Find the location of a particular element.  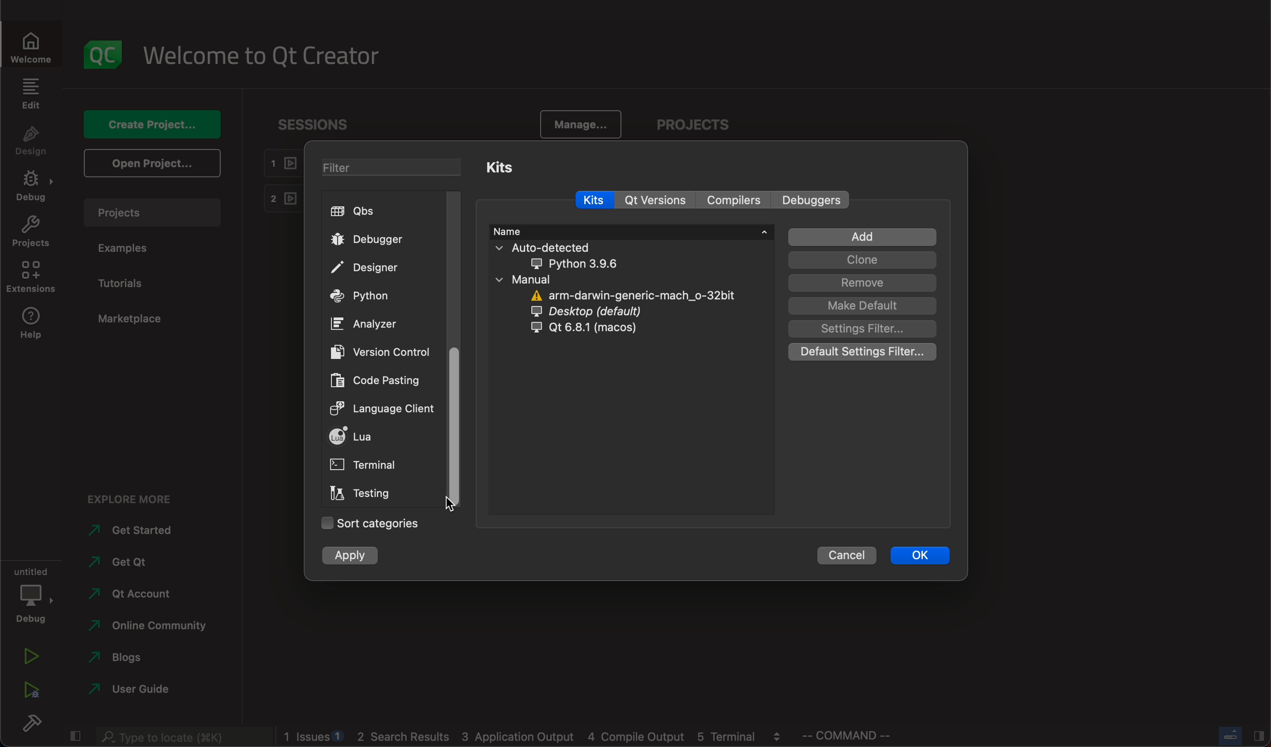

client is located at coordinates (382, 410).